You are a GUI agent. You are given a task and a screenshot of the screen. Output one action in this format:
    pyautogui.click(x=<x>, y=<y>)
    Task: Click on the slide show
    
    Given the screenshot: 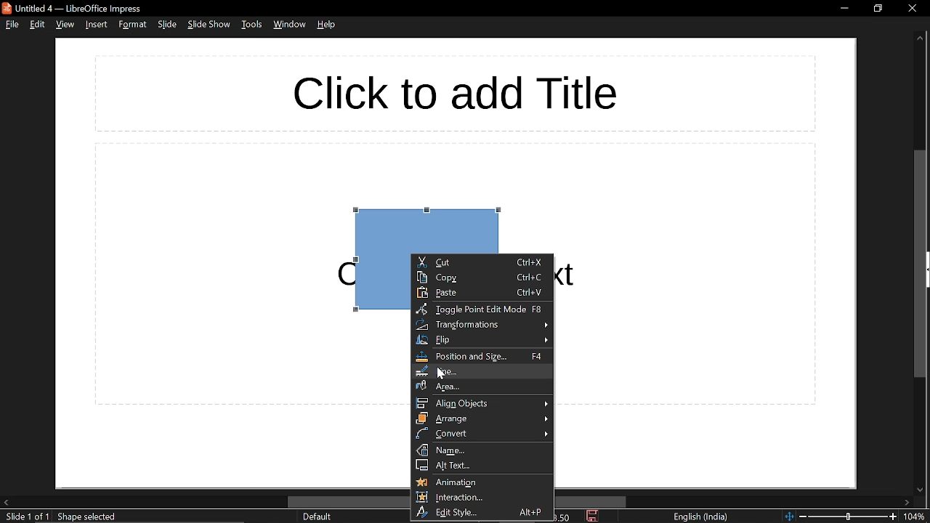 What is the action you would take?
    pyautogui.click(x=208, y=25)
    